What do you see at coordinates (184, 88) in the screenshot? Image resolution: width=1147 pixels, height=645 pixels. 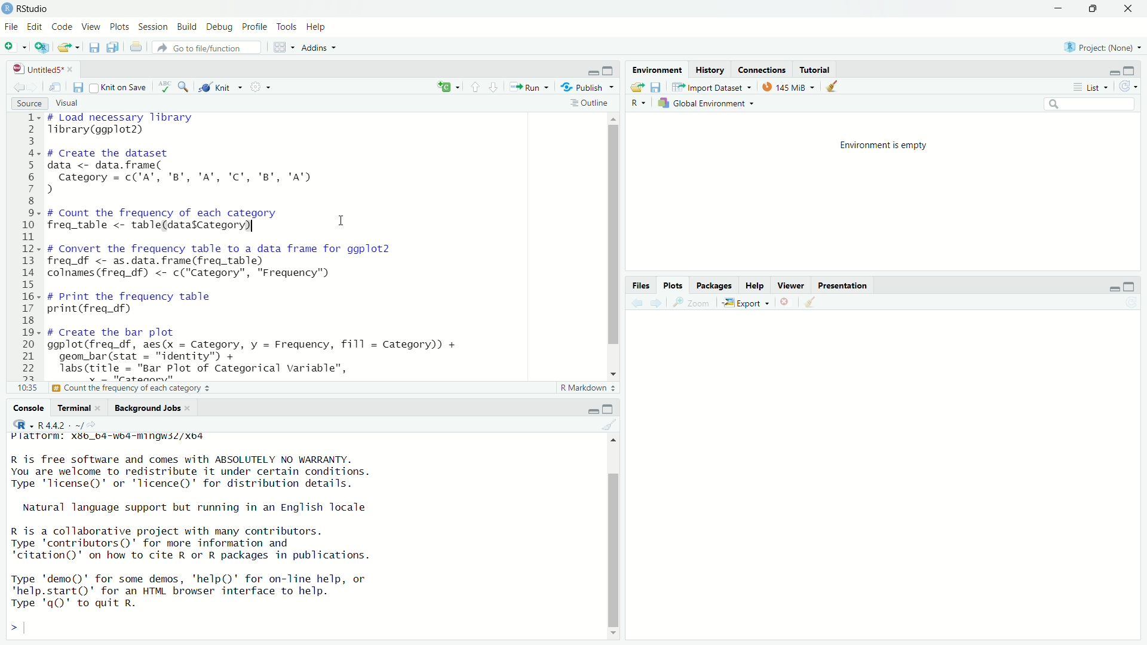 I see `find and replace` at bounding box center [184, 88].